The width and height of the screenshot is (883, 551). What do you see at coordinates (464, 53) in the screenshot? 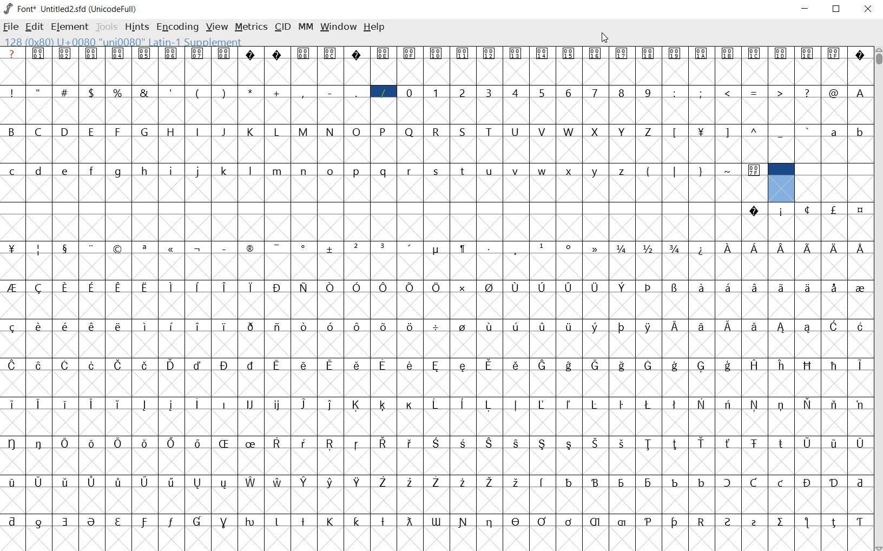
I see `Symbol` at bounding box center [464, 53].